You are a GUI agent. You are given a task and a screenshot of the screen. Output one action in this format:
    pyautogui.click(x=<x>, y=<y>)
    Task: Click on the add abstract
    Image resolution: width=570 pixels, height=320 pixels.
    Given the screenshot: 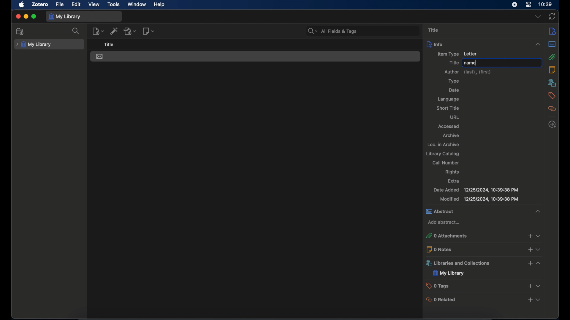 What is the action you would take?
    pyautogui.click(x=445, y=223)
    